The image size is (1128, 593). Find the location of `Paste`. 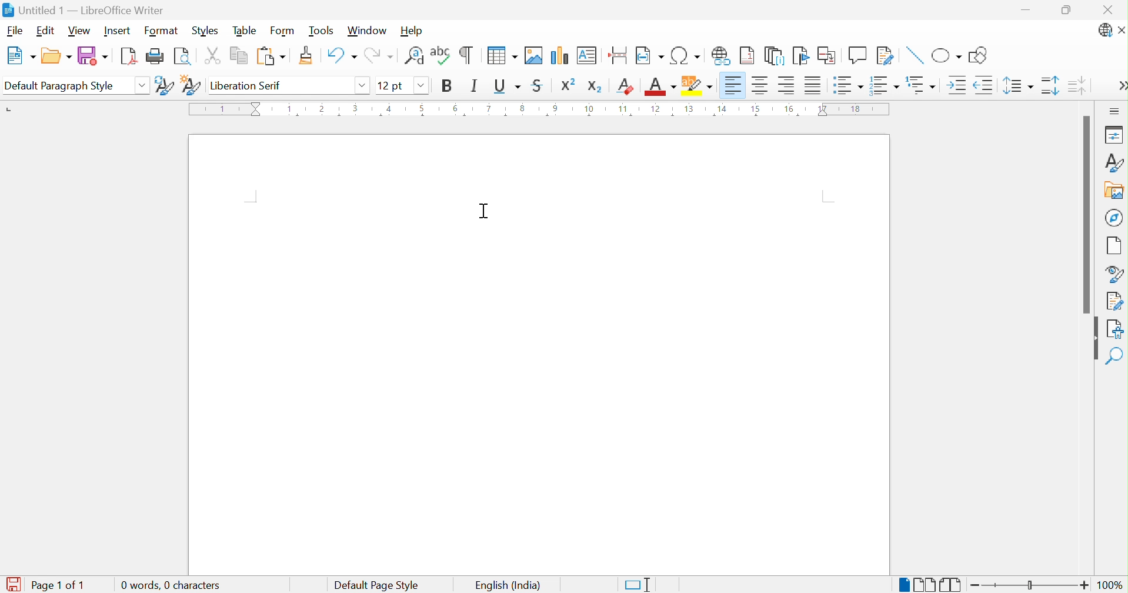

Paste is located at coordinates (271, 56).